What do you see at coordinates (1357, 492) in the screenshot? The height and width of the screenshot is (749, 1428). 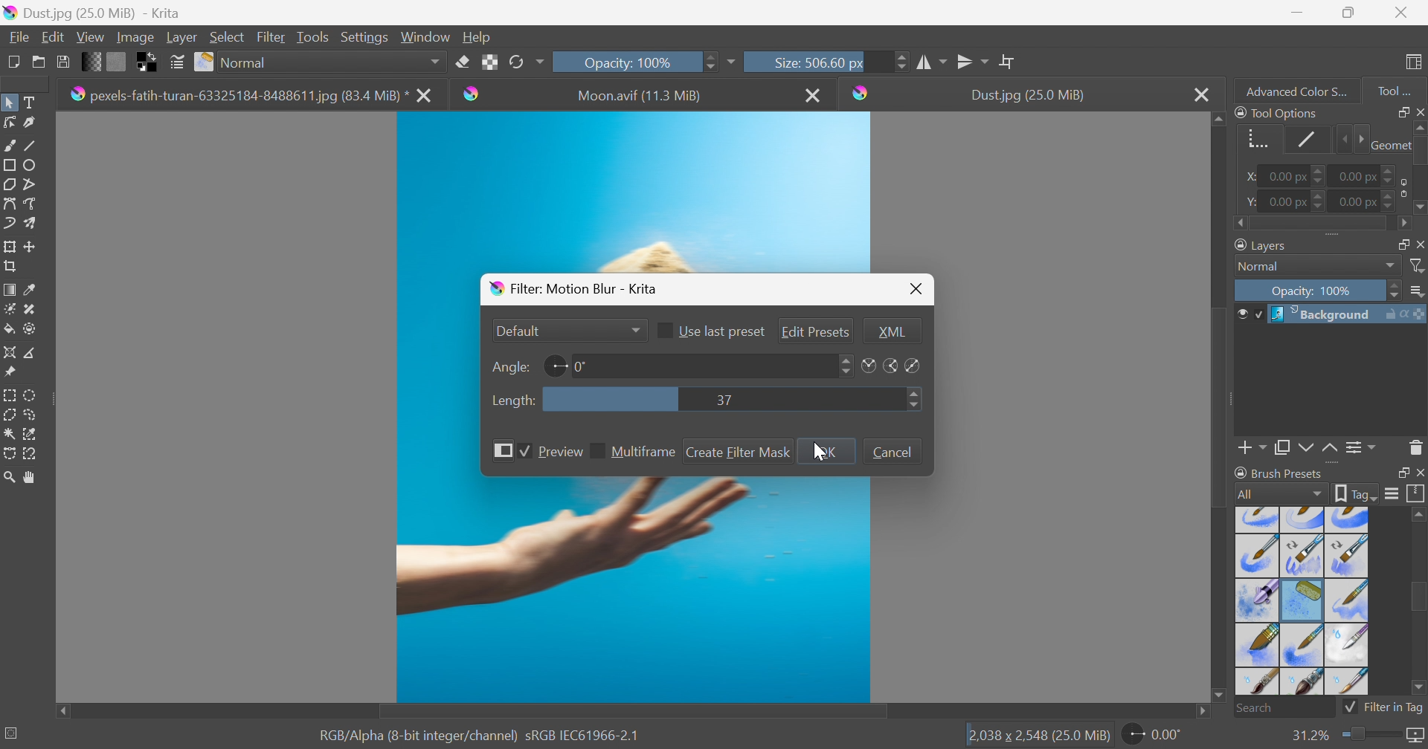 I see `Show the tag box options` at bounding box center [1357, 492].